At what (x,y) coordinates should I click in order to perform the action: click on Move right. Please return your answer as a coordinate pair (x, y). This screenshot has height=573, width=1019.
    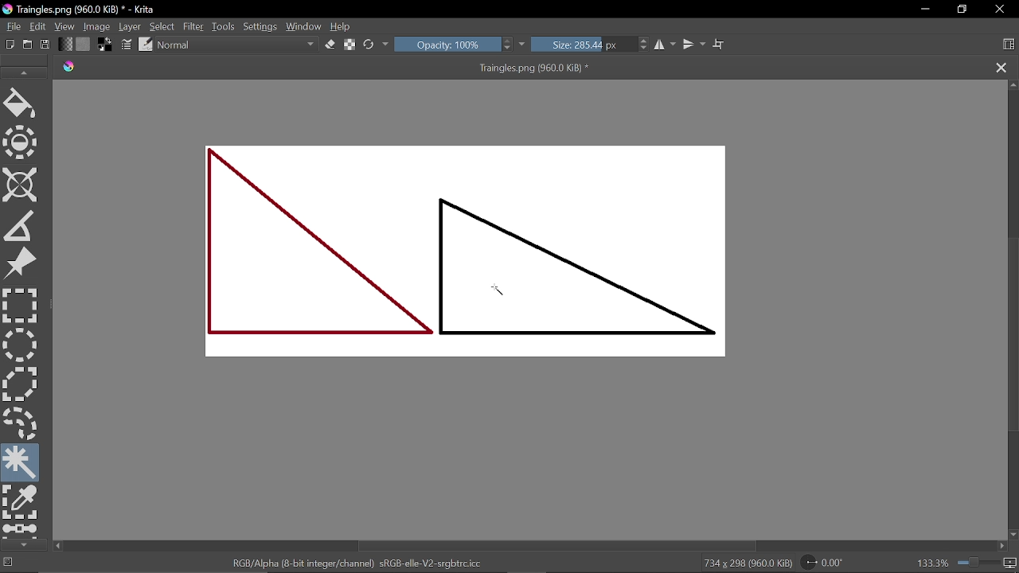
    Looking at the image, I should click on (1001, 545).